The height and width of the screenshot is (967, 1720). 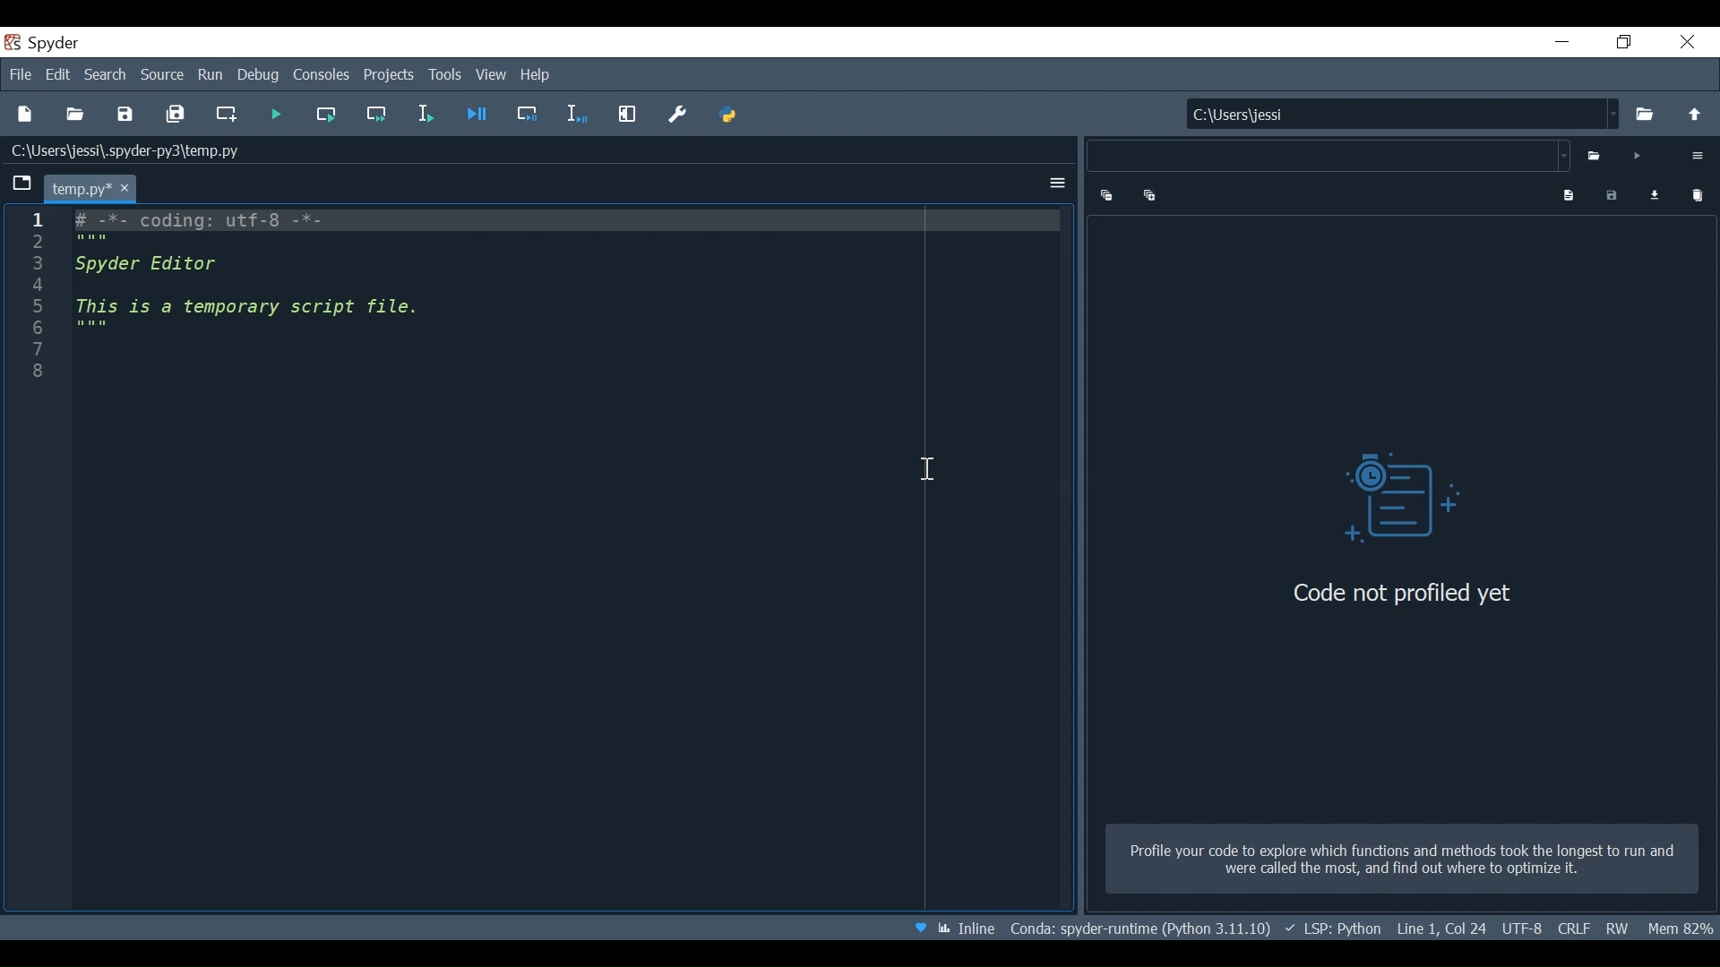 What do you see at coordinates (1108, 194) in the screenshot?
I see `Collapse one level up` at bounding box center [1108, 194].